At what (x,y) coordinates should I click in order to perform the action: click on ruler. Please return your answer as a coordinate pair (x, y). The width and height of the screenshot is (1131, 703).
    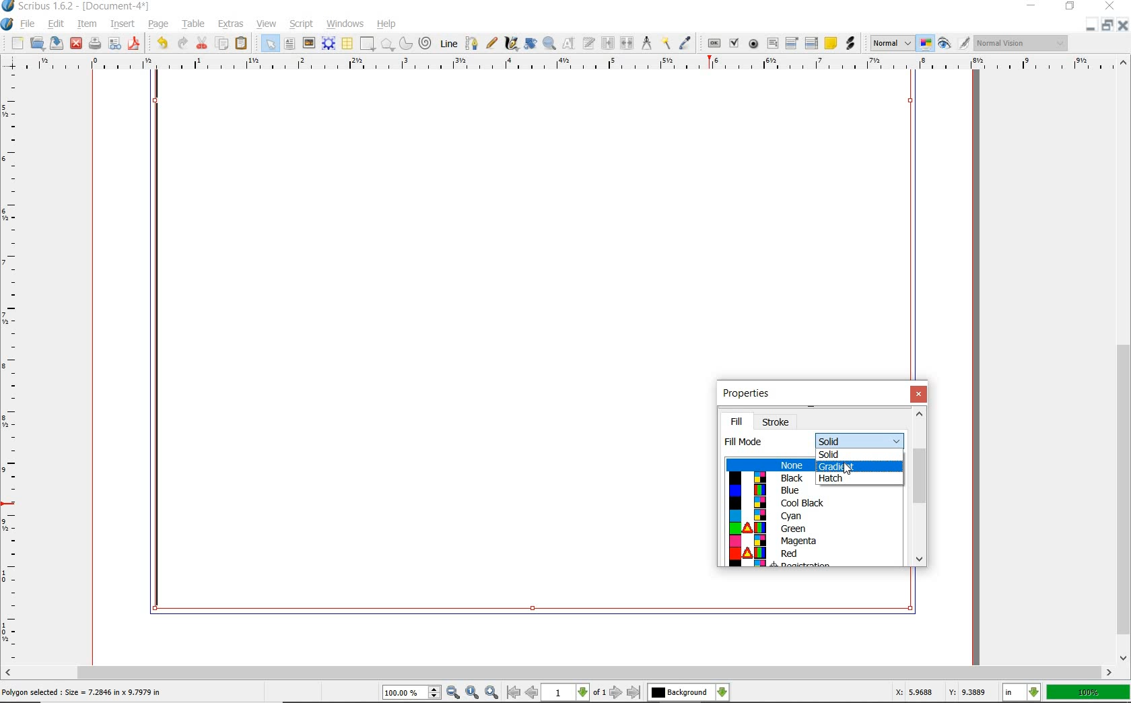
    Looking at the image, I should click on (568, 64).